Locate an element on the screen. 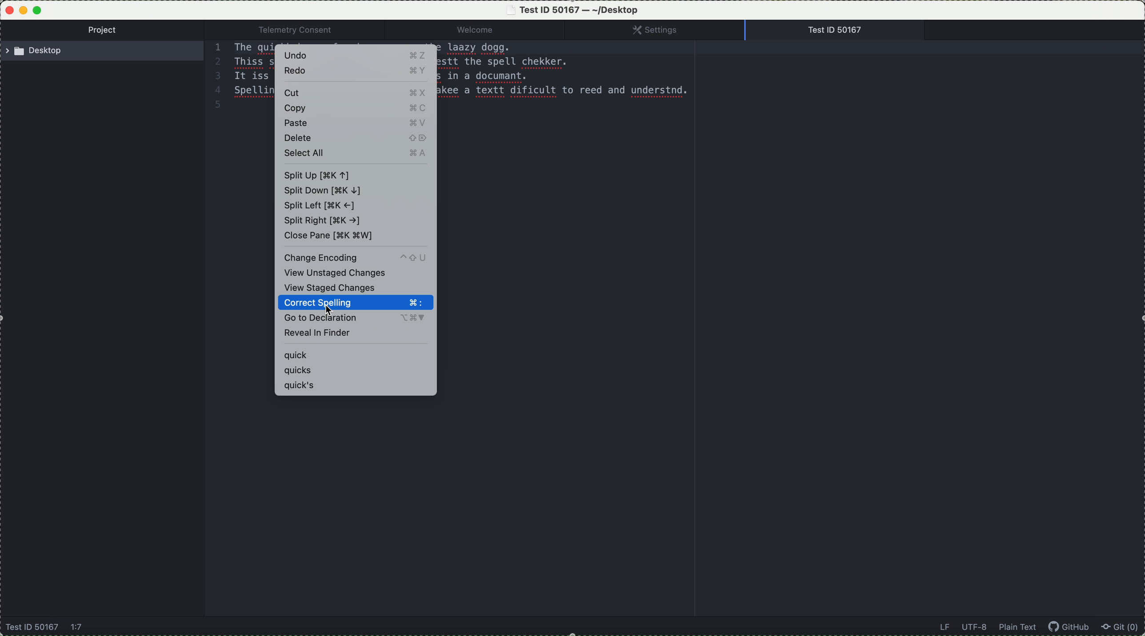  quick's is located at coordinates (300, 386).